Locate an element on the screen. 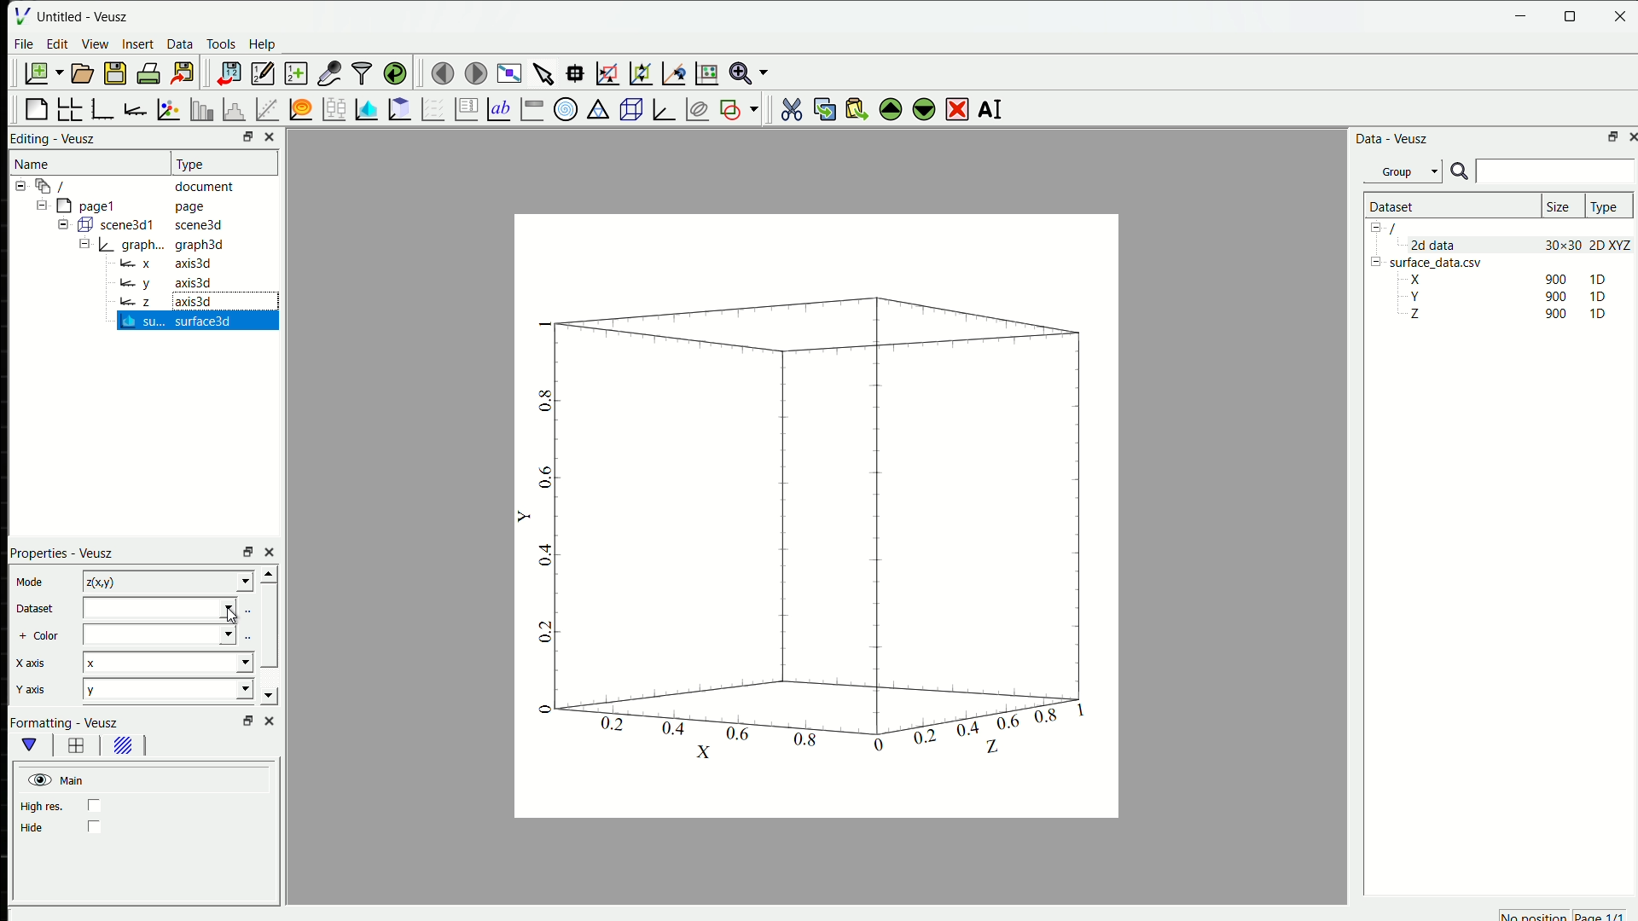  import data is located at coordinates (229, 73).